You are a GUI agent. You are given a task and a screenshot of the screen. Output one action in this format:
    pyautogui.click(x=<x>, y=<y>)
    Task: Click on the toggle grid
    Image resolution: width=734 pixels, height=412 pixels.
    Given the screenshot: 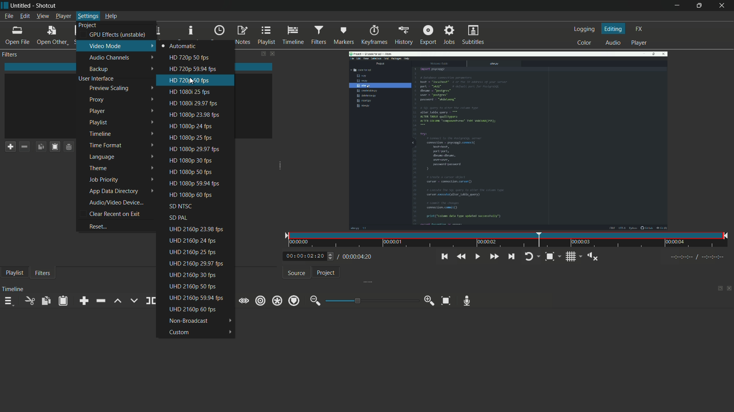 What is the action you would take?
    pyautogui.click(x=572, y=256)
    